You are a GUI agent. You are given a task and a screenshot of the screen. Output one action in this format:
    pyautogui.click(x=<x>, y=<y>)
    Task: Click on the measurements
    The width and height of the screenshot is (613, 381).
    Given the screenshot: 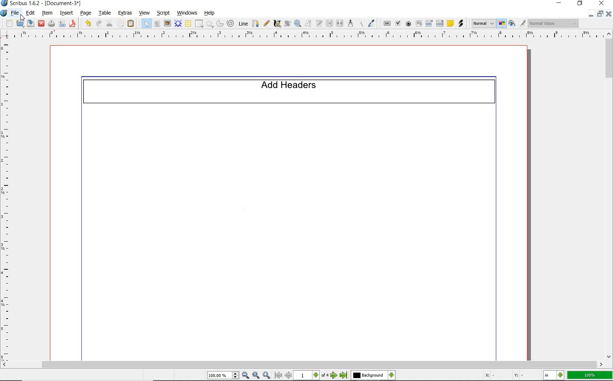 What is the action you would take?
    pyautogui.click(x=350, y=23)
    